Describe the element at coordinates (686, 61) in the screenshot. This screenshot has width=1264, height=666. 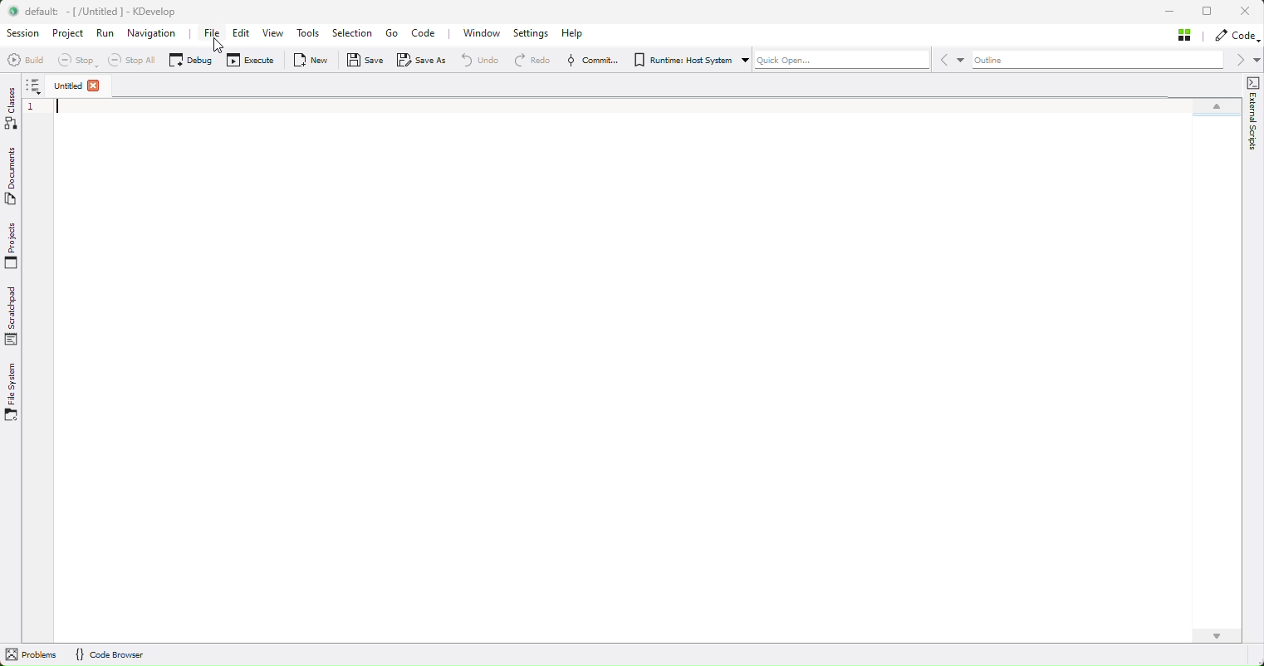
I see `Runtime` at that location.